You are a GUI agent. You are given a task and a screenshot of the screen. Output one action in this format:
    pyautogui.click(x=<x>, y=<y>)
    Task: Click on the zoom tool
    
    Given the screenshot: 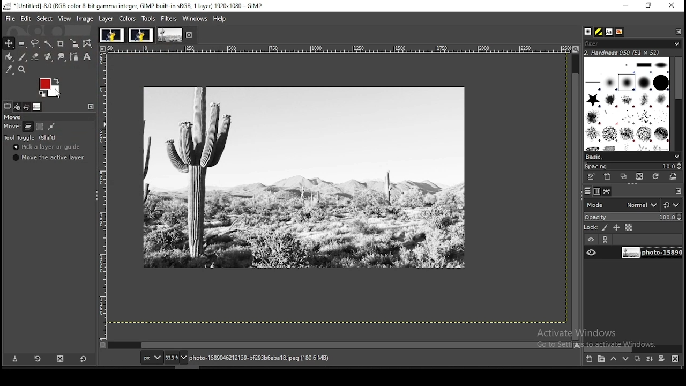 What is the action you would take?
    pyautogui.click(x=21, y=70)
    